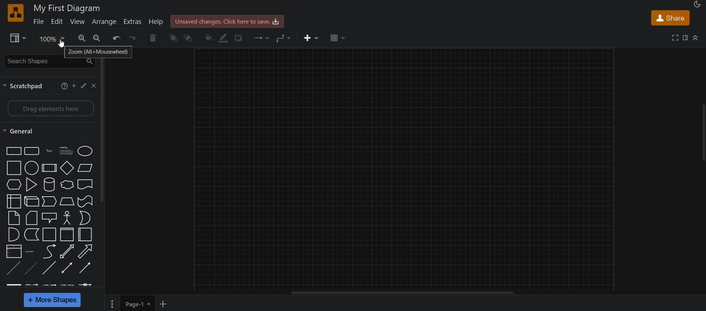 The image size is (706, 311). What do you see at coordinates (23, 86) in the screenshot?
I see `scratchpad` at bounding box center [23, 86].